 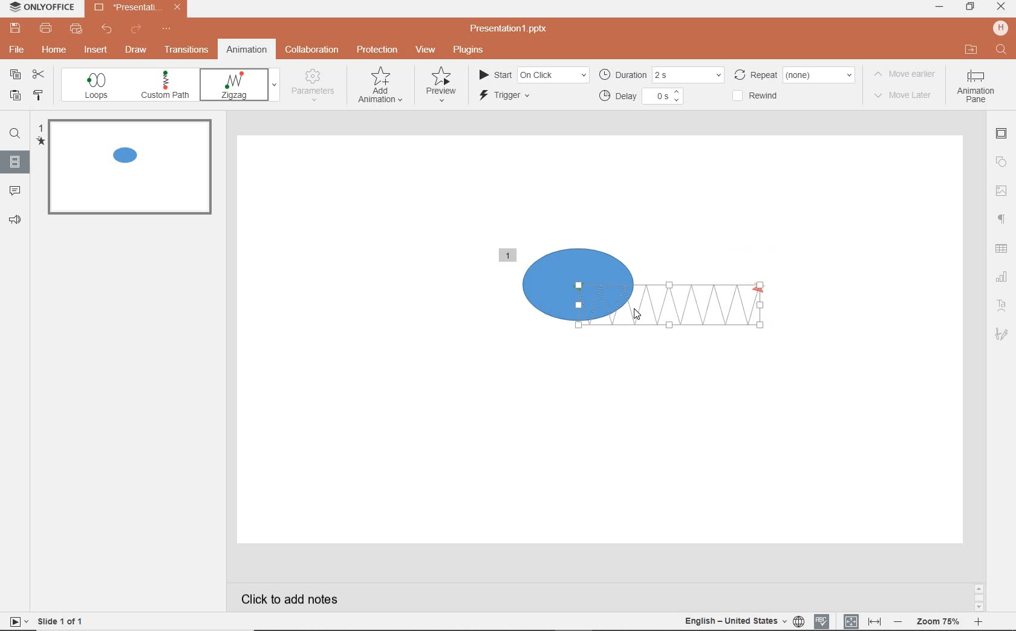 I want to click on file name, so click(x=138, y=8).